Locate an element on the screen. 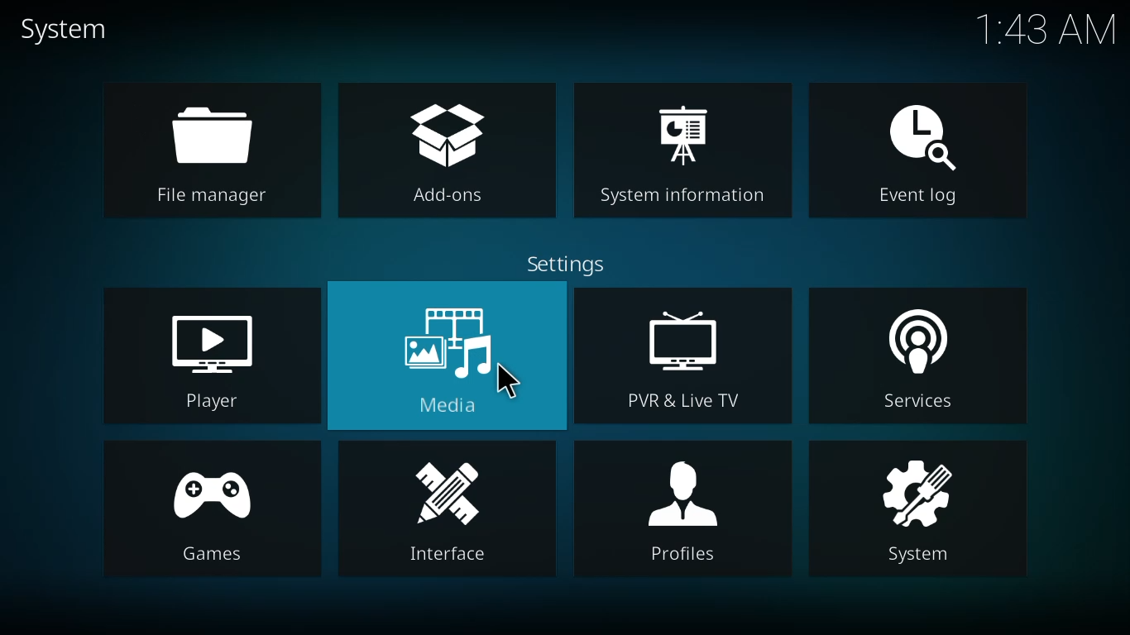 The height and width of the screenshot is (635, 1130). player is located at coordinates (215, 360).